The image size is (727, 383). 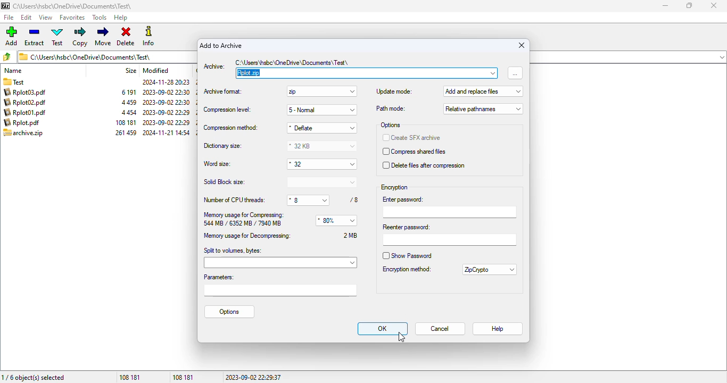 I want to click on current folder, so click(x=73, y=6).